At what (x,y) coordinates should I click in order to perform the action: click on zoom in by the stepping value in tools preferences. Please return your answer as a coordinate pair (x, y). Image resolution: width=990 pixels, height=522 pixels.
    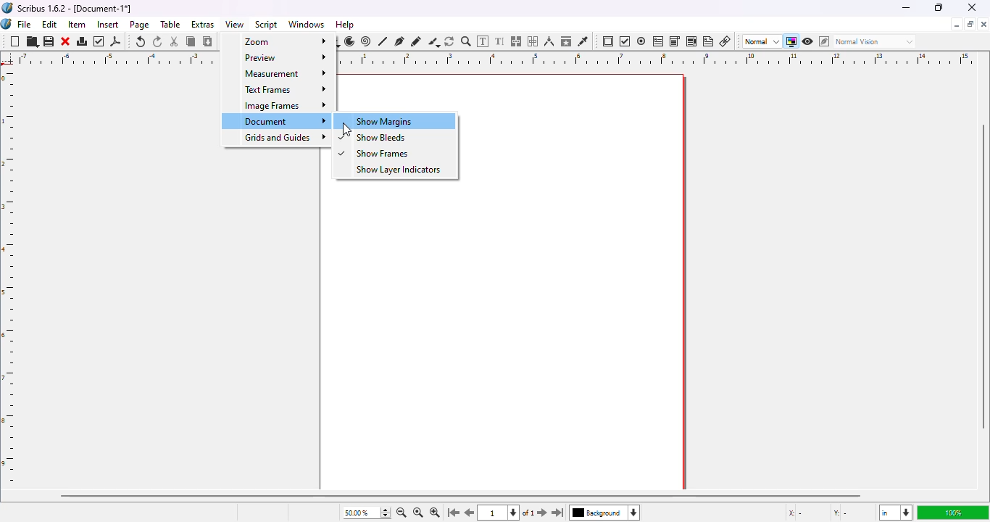
    Looking at the image, I should click on (434, 513).